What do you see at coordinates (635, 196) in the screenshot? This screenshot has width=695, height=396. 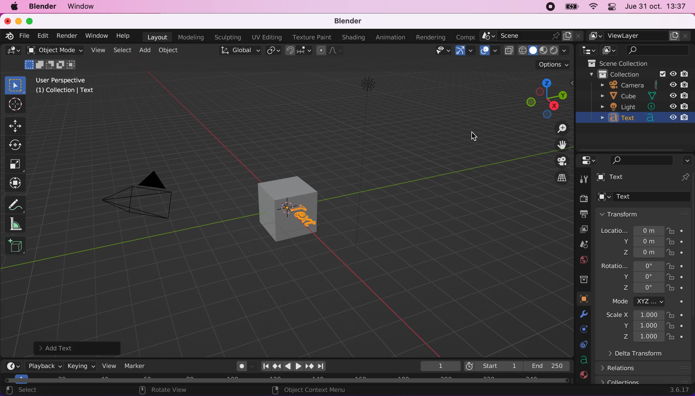 I see `text` at bounding box center [635, 196].